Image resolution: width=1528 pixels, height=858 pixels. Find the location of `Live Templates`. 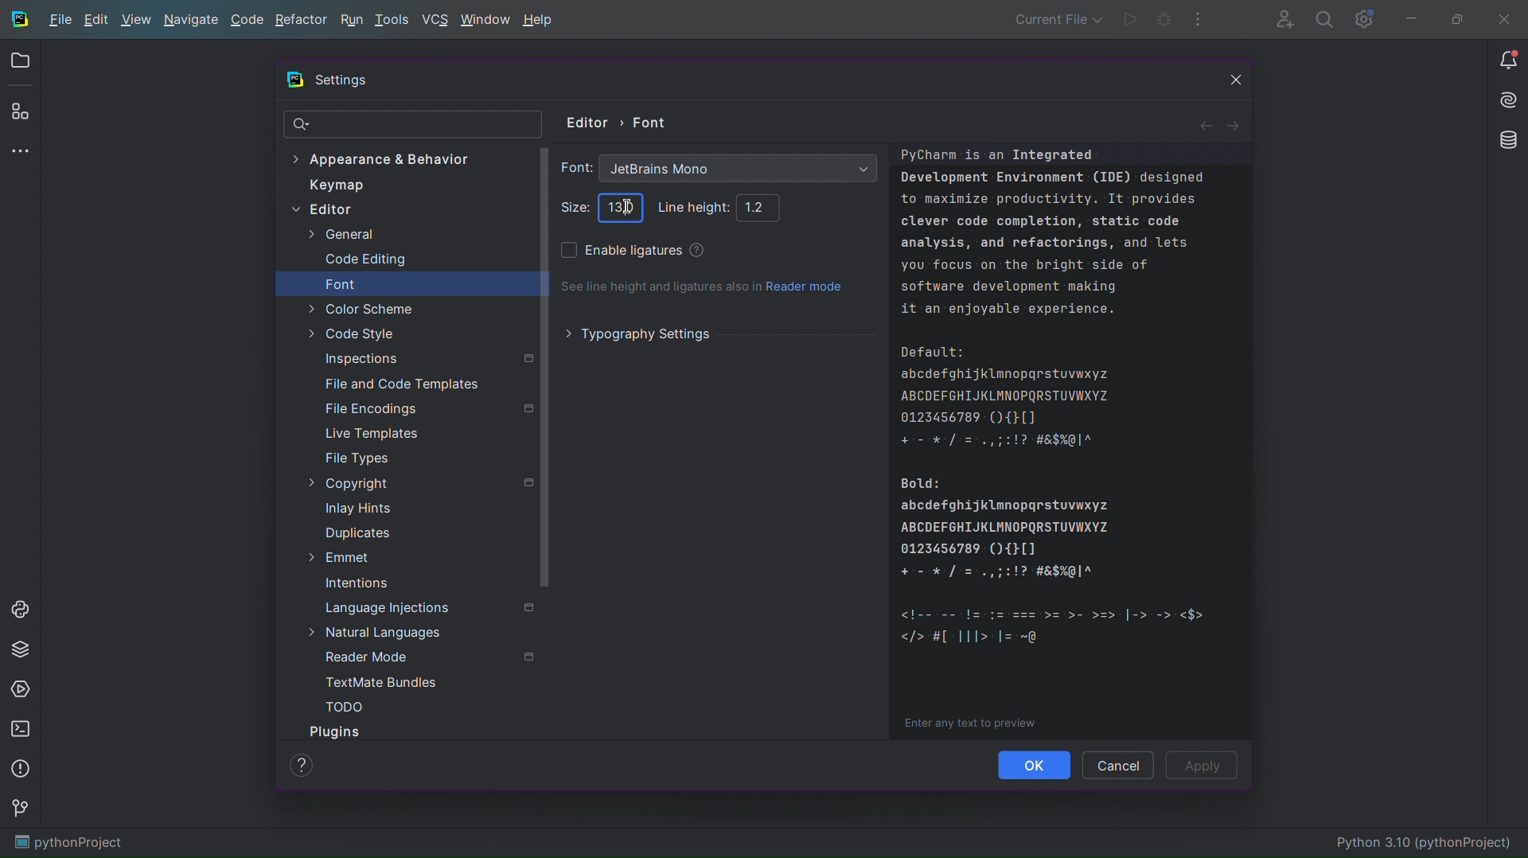

Live Templates is located at coordinates (371, 433).